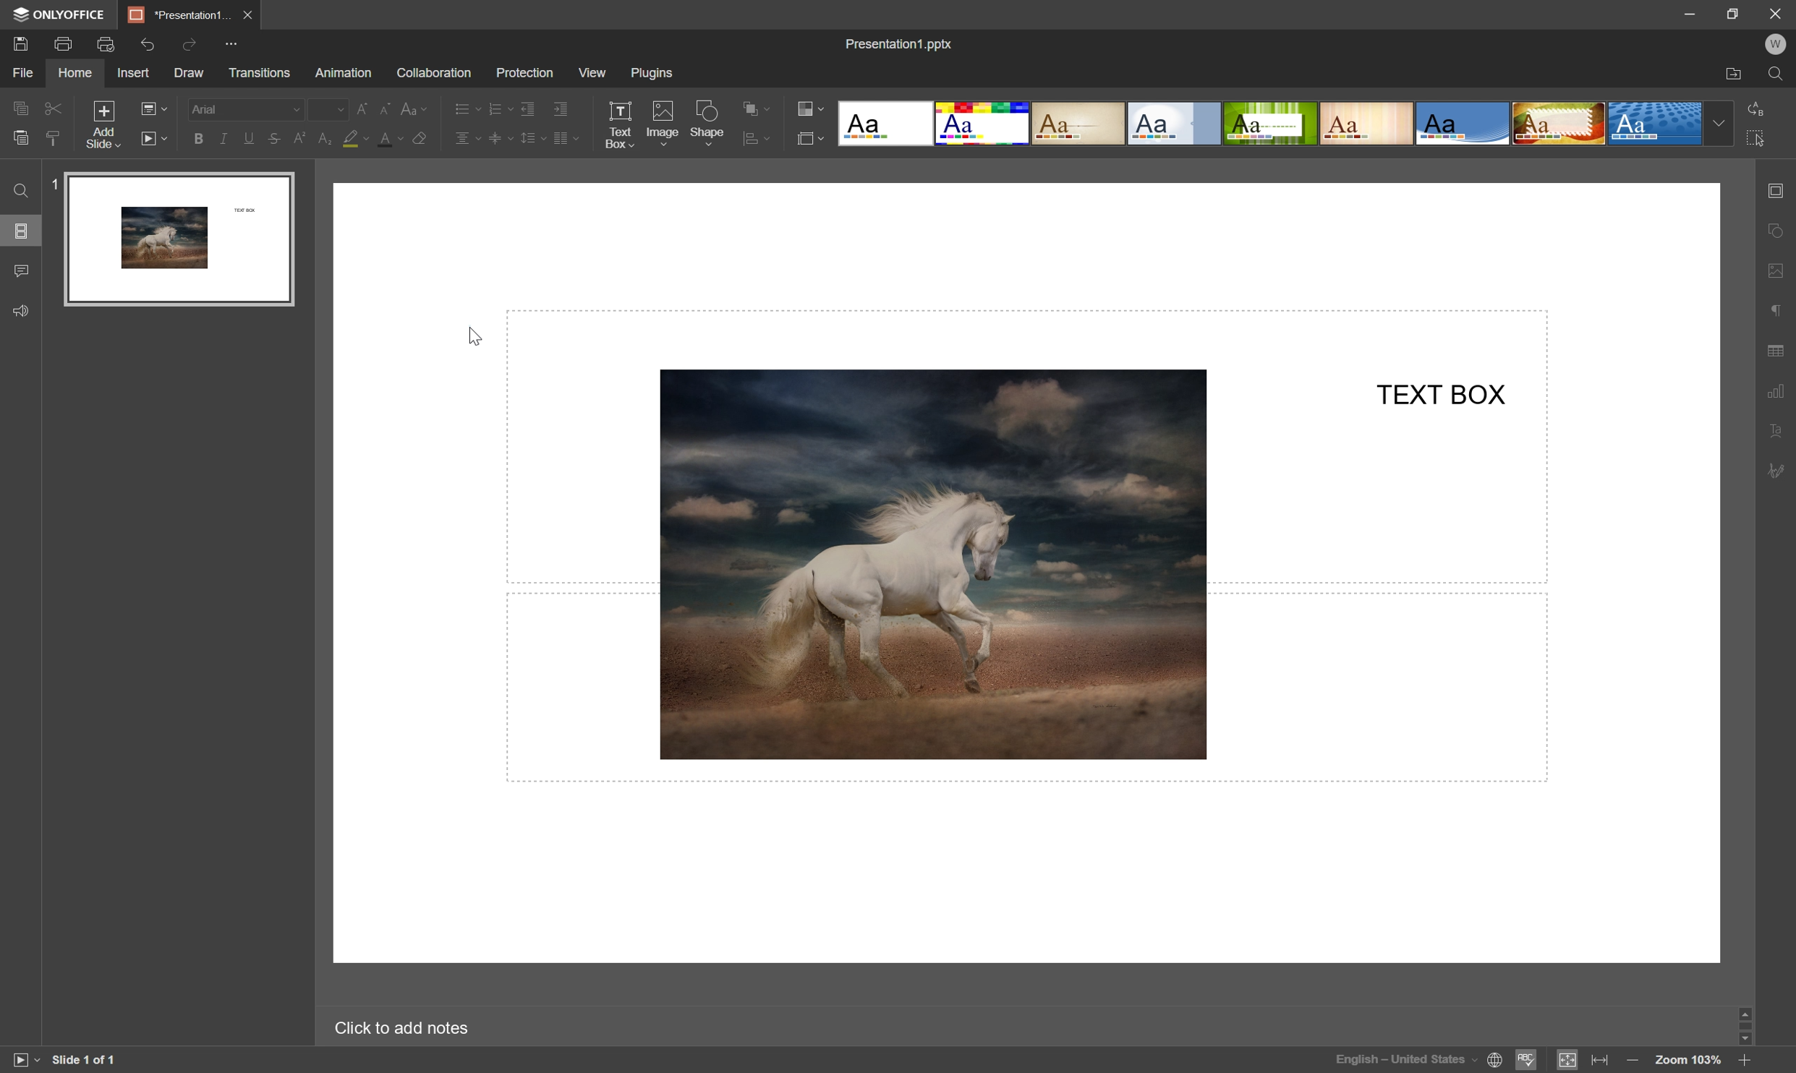 The height and width of the screenshot is (1073, 1796). I want to click on home, so click(75, 74).